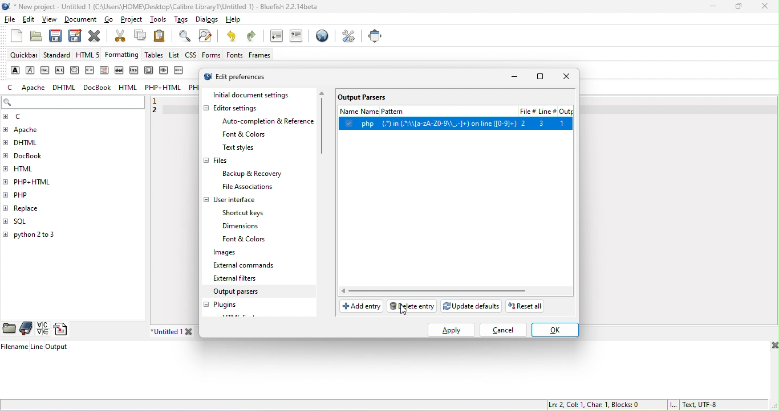 The width and height of the screenshot is (779, 411). Describe the element at coordinates (42, 236) in the screenshot. I see `python 2 to 3` at that location.